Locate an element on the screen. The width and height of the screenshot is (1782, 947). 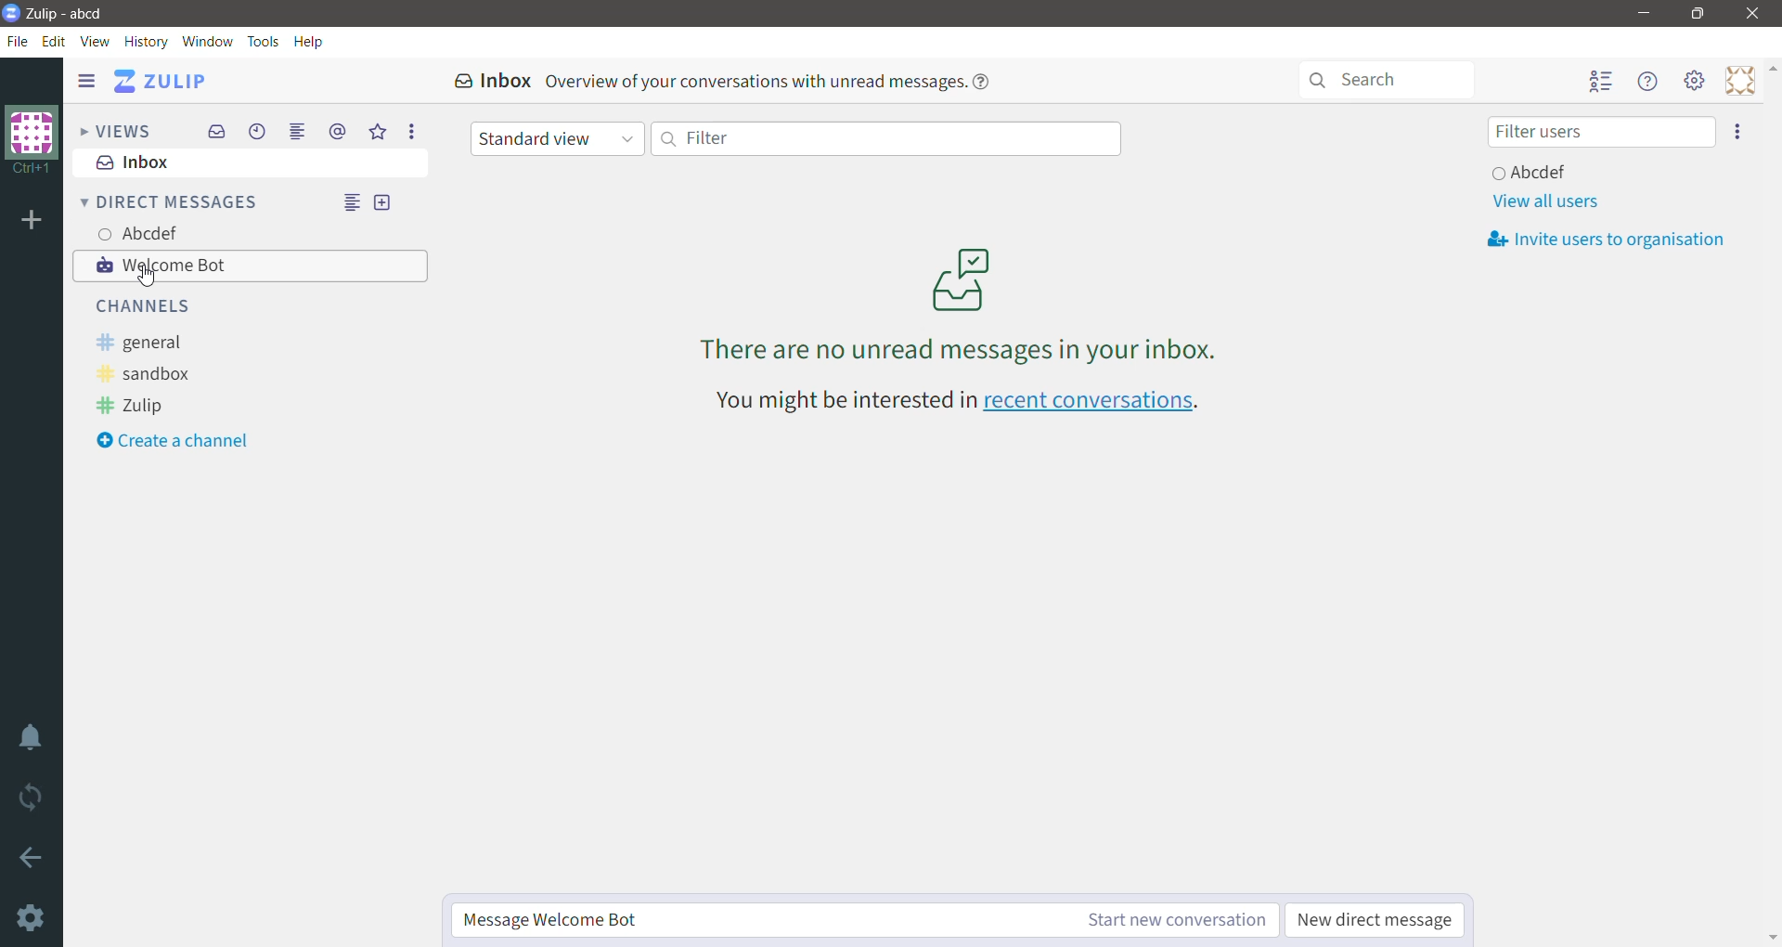
Application Name - Organization Name is located at coordinates (81, 14).